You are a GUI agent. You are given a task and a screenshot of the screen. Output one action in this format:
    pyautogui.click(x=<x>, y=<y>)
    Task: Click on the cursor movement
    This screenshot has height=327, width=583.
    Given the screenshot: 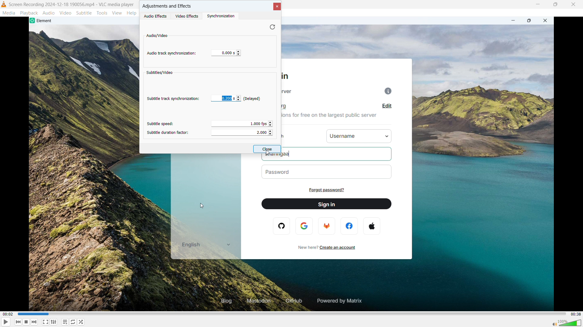 What is the action you would take?
    pyautogui.click(x=197, y=205)
    